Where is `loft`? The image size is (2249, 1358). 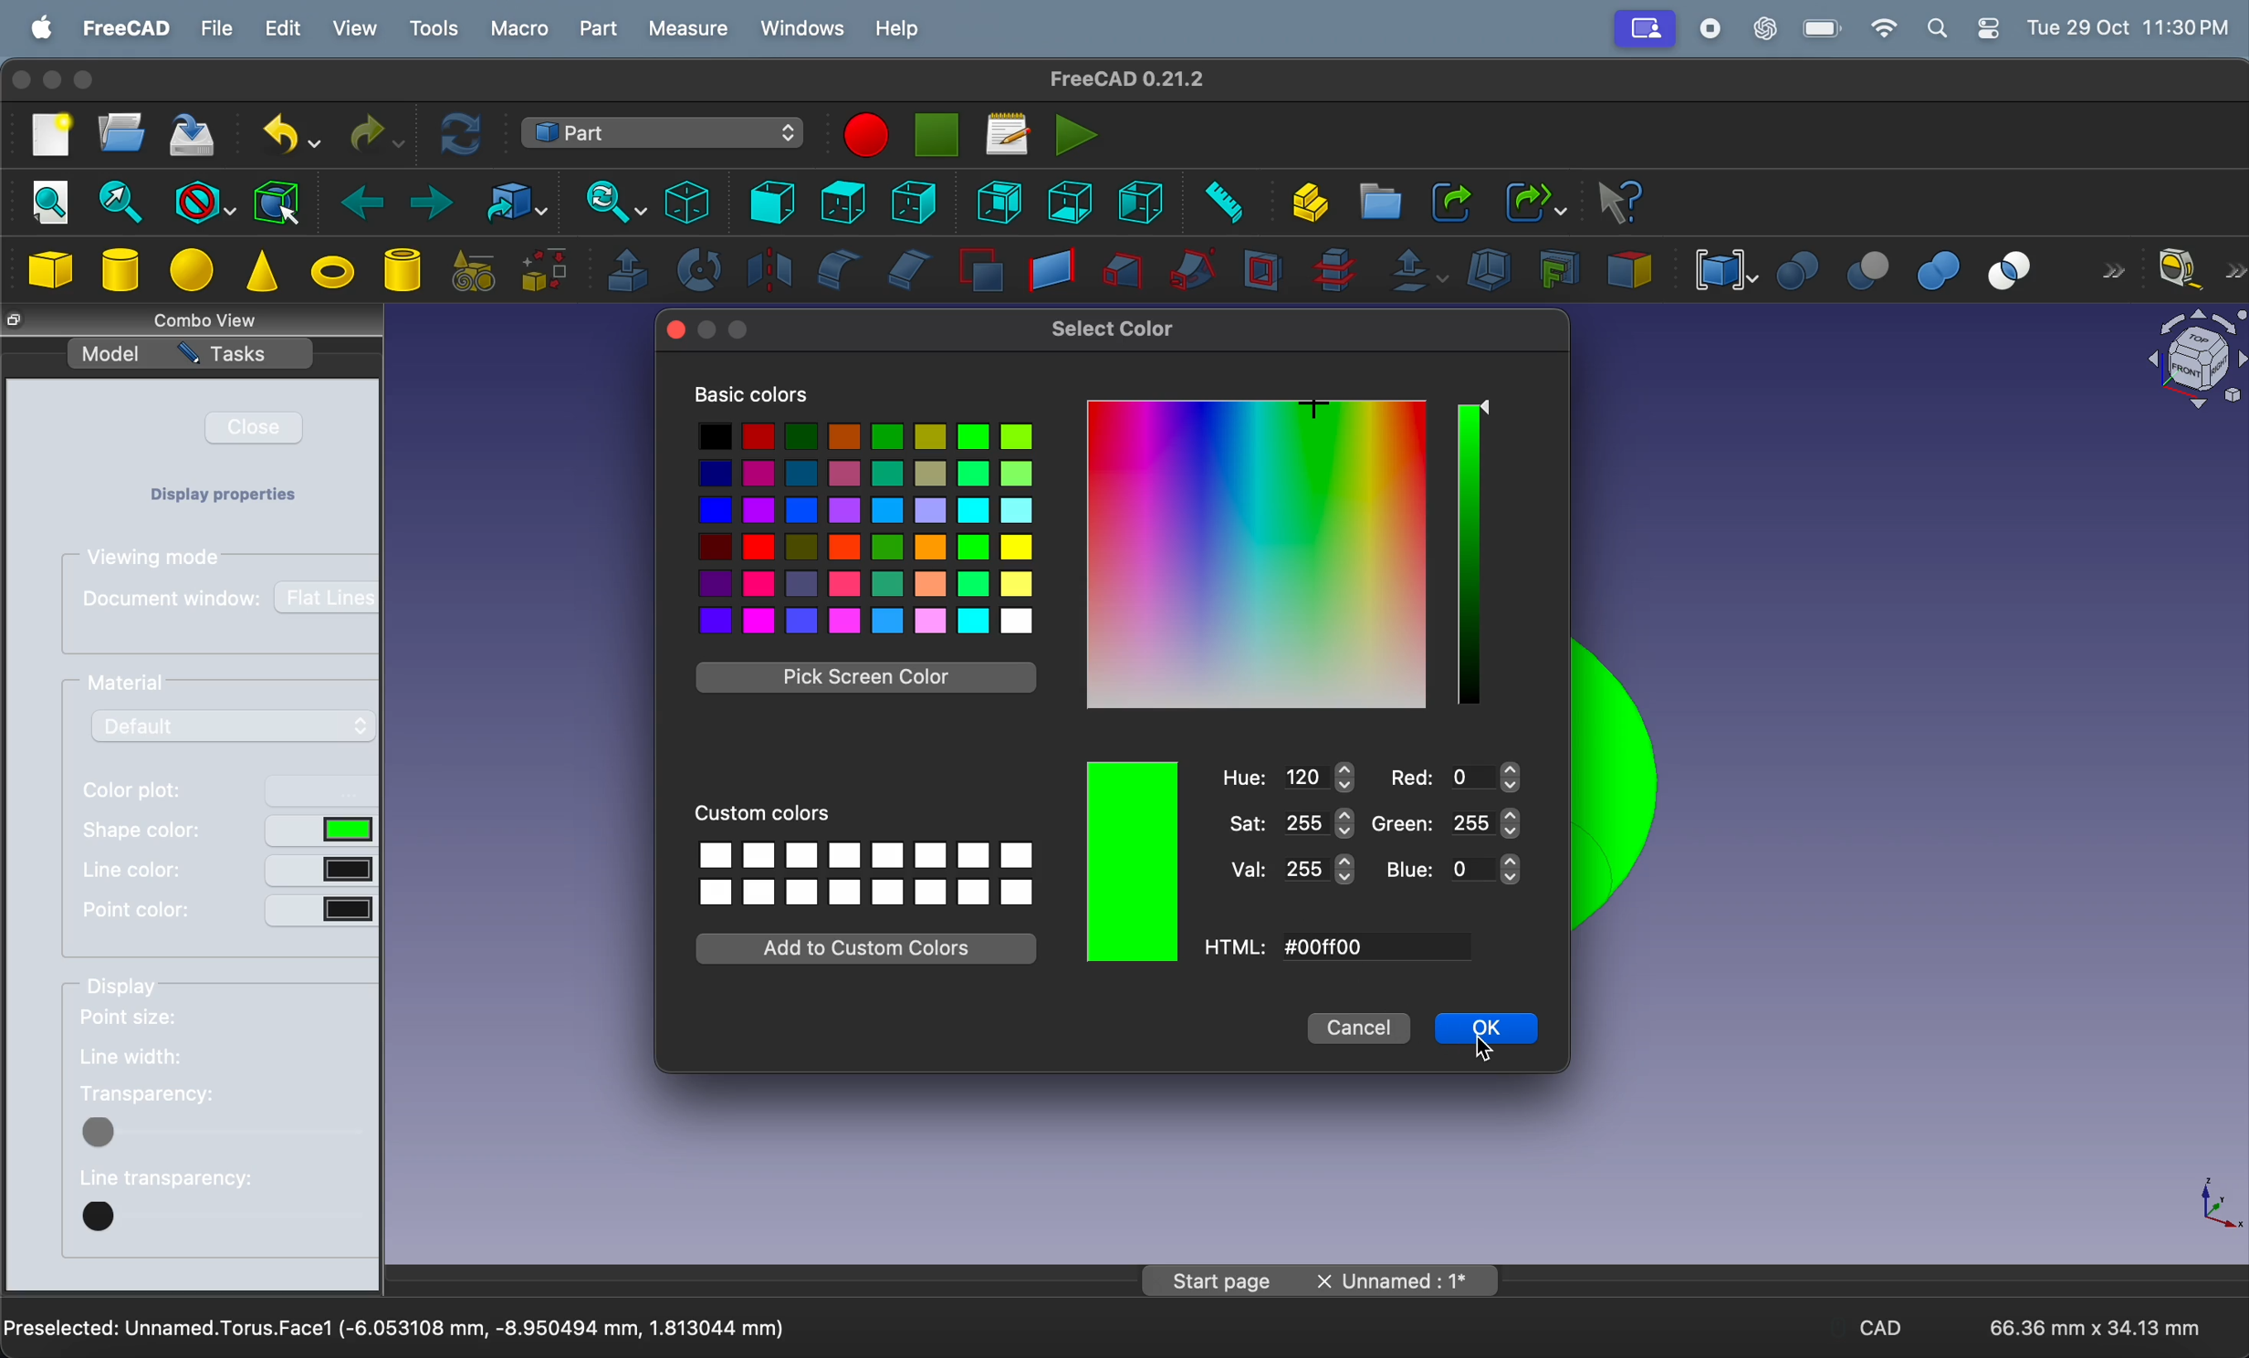 loft is located at coordinates (1124, 267).